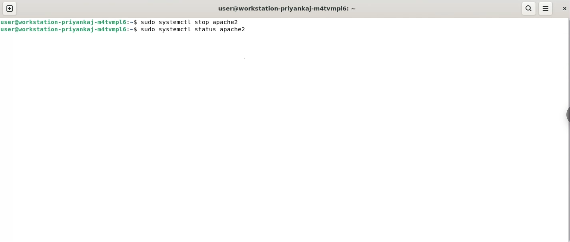 The width and height of the screenshot is (570, 242). What do you see at coordinates (10, 8) in the screenshot?
I see `new tab` at bounding box center [10, 8].